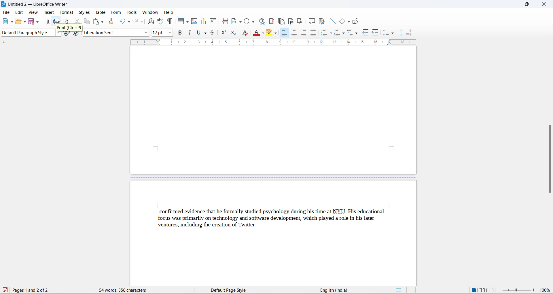  I want to click on clear direct formatting, so click(244, 33).